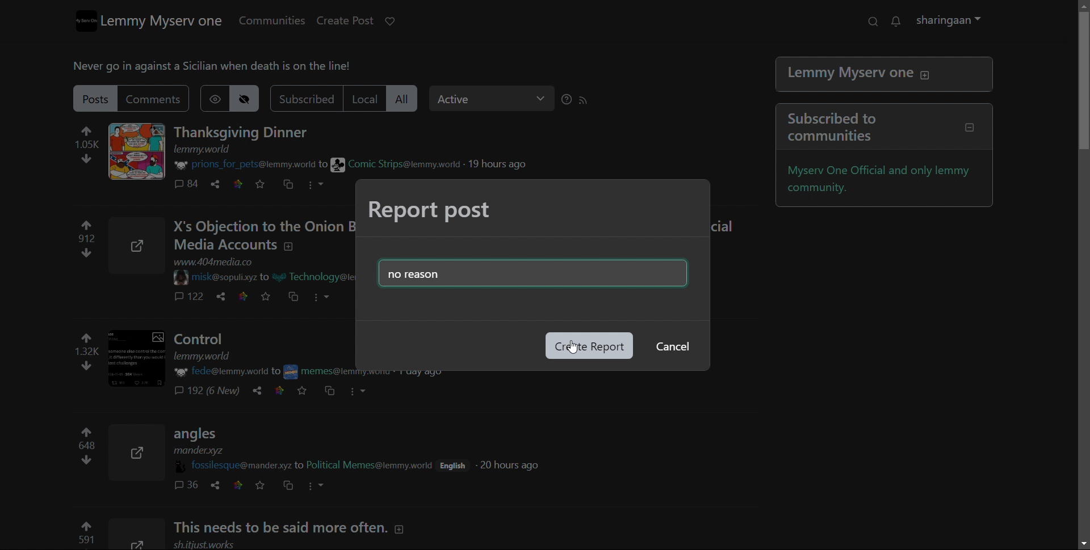 This screenshot has width=1090, height=550. Describe the element at coordinates (1080, 544) in the screenshot. I see `Scroll arrow down` at that location.